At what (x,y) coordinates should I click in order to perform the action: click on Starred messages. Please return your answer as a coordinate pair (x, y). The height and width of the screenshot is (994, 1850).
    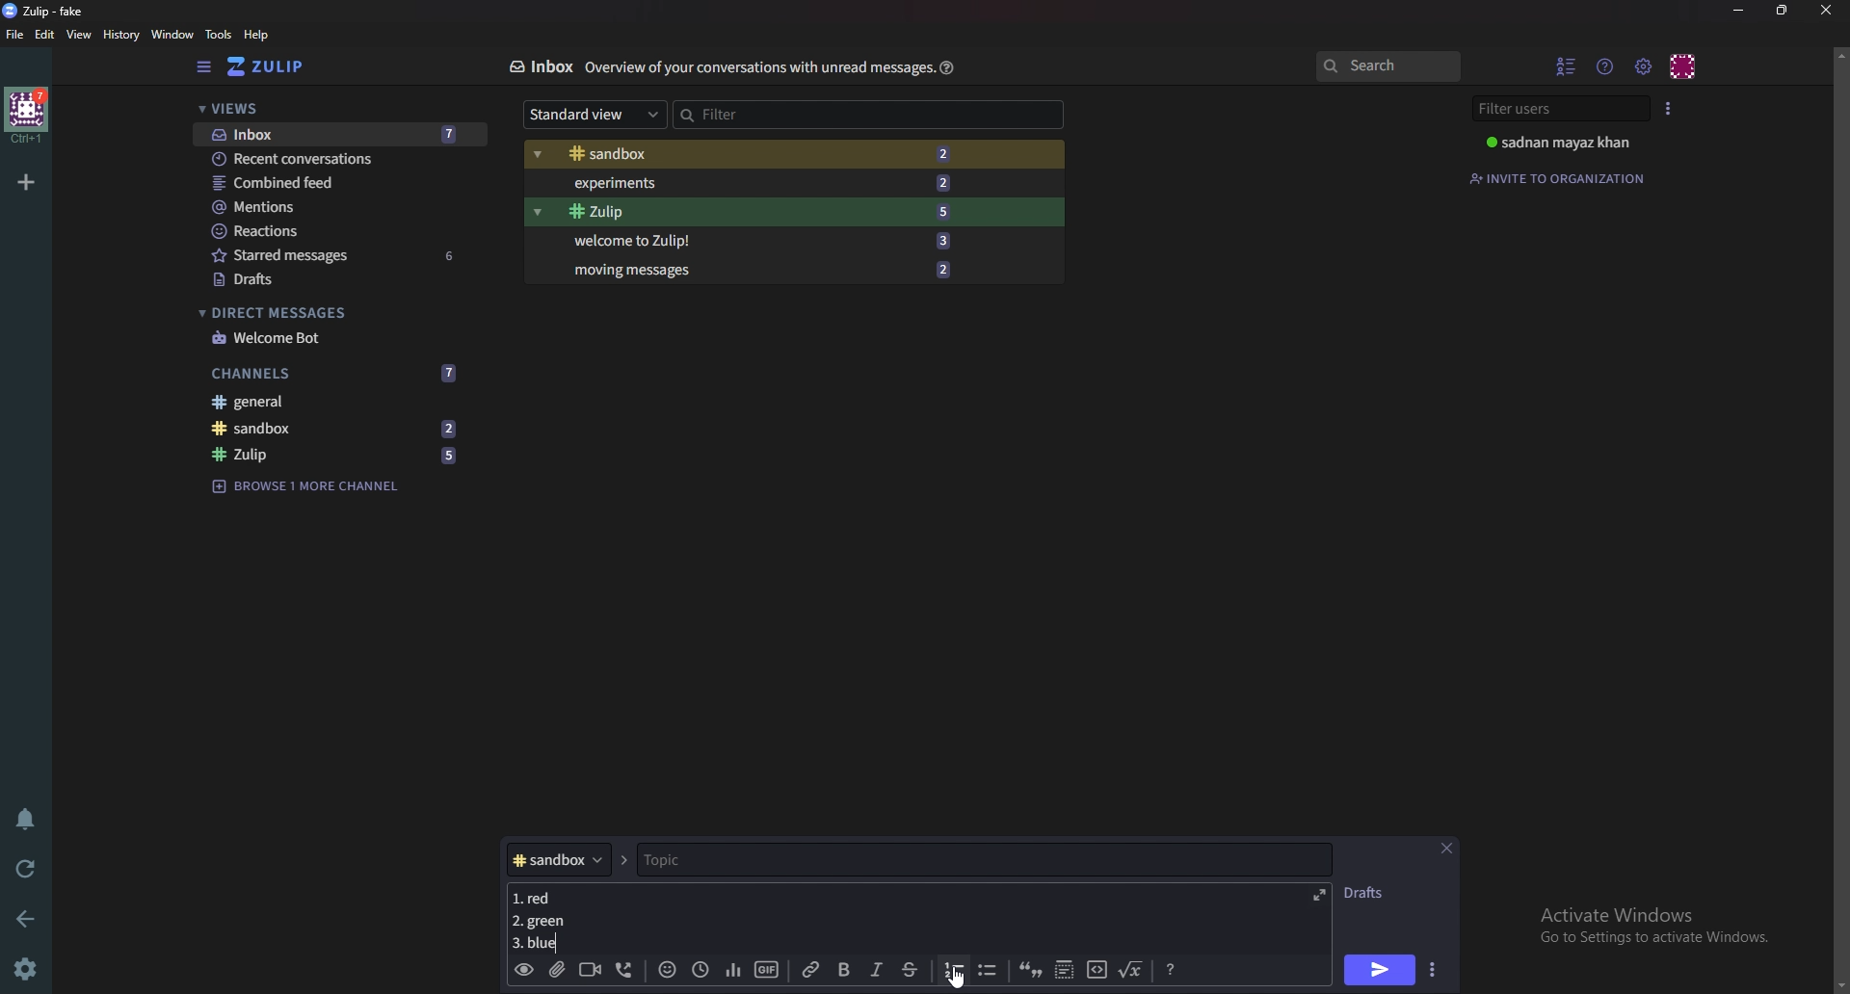
    Looking at the image, I should click on (337, 255).